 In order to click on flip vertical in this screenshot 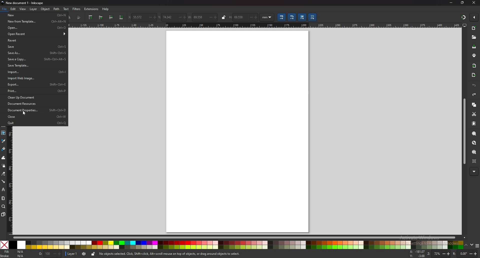, I will do `click(78, 18)`.